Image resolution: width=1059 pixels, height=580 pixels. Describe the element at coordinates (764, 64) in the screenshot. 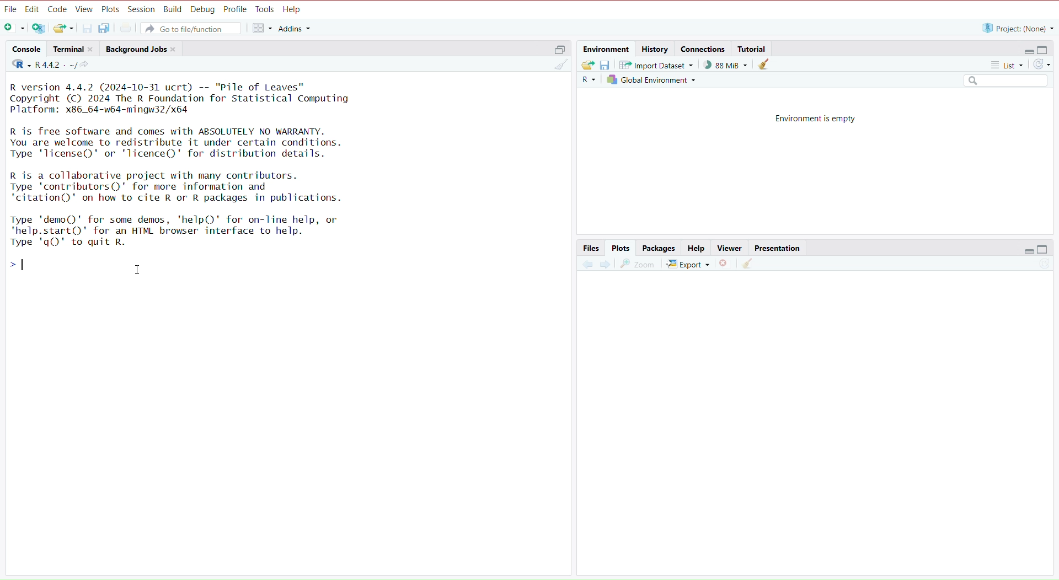

I see `Clear` at that location.